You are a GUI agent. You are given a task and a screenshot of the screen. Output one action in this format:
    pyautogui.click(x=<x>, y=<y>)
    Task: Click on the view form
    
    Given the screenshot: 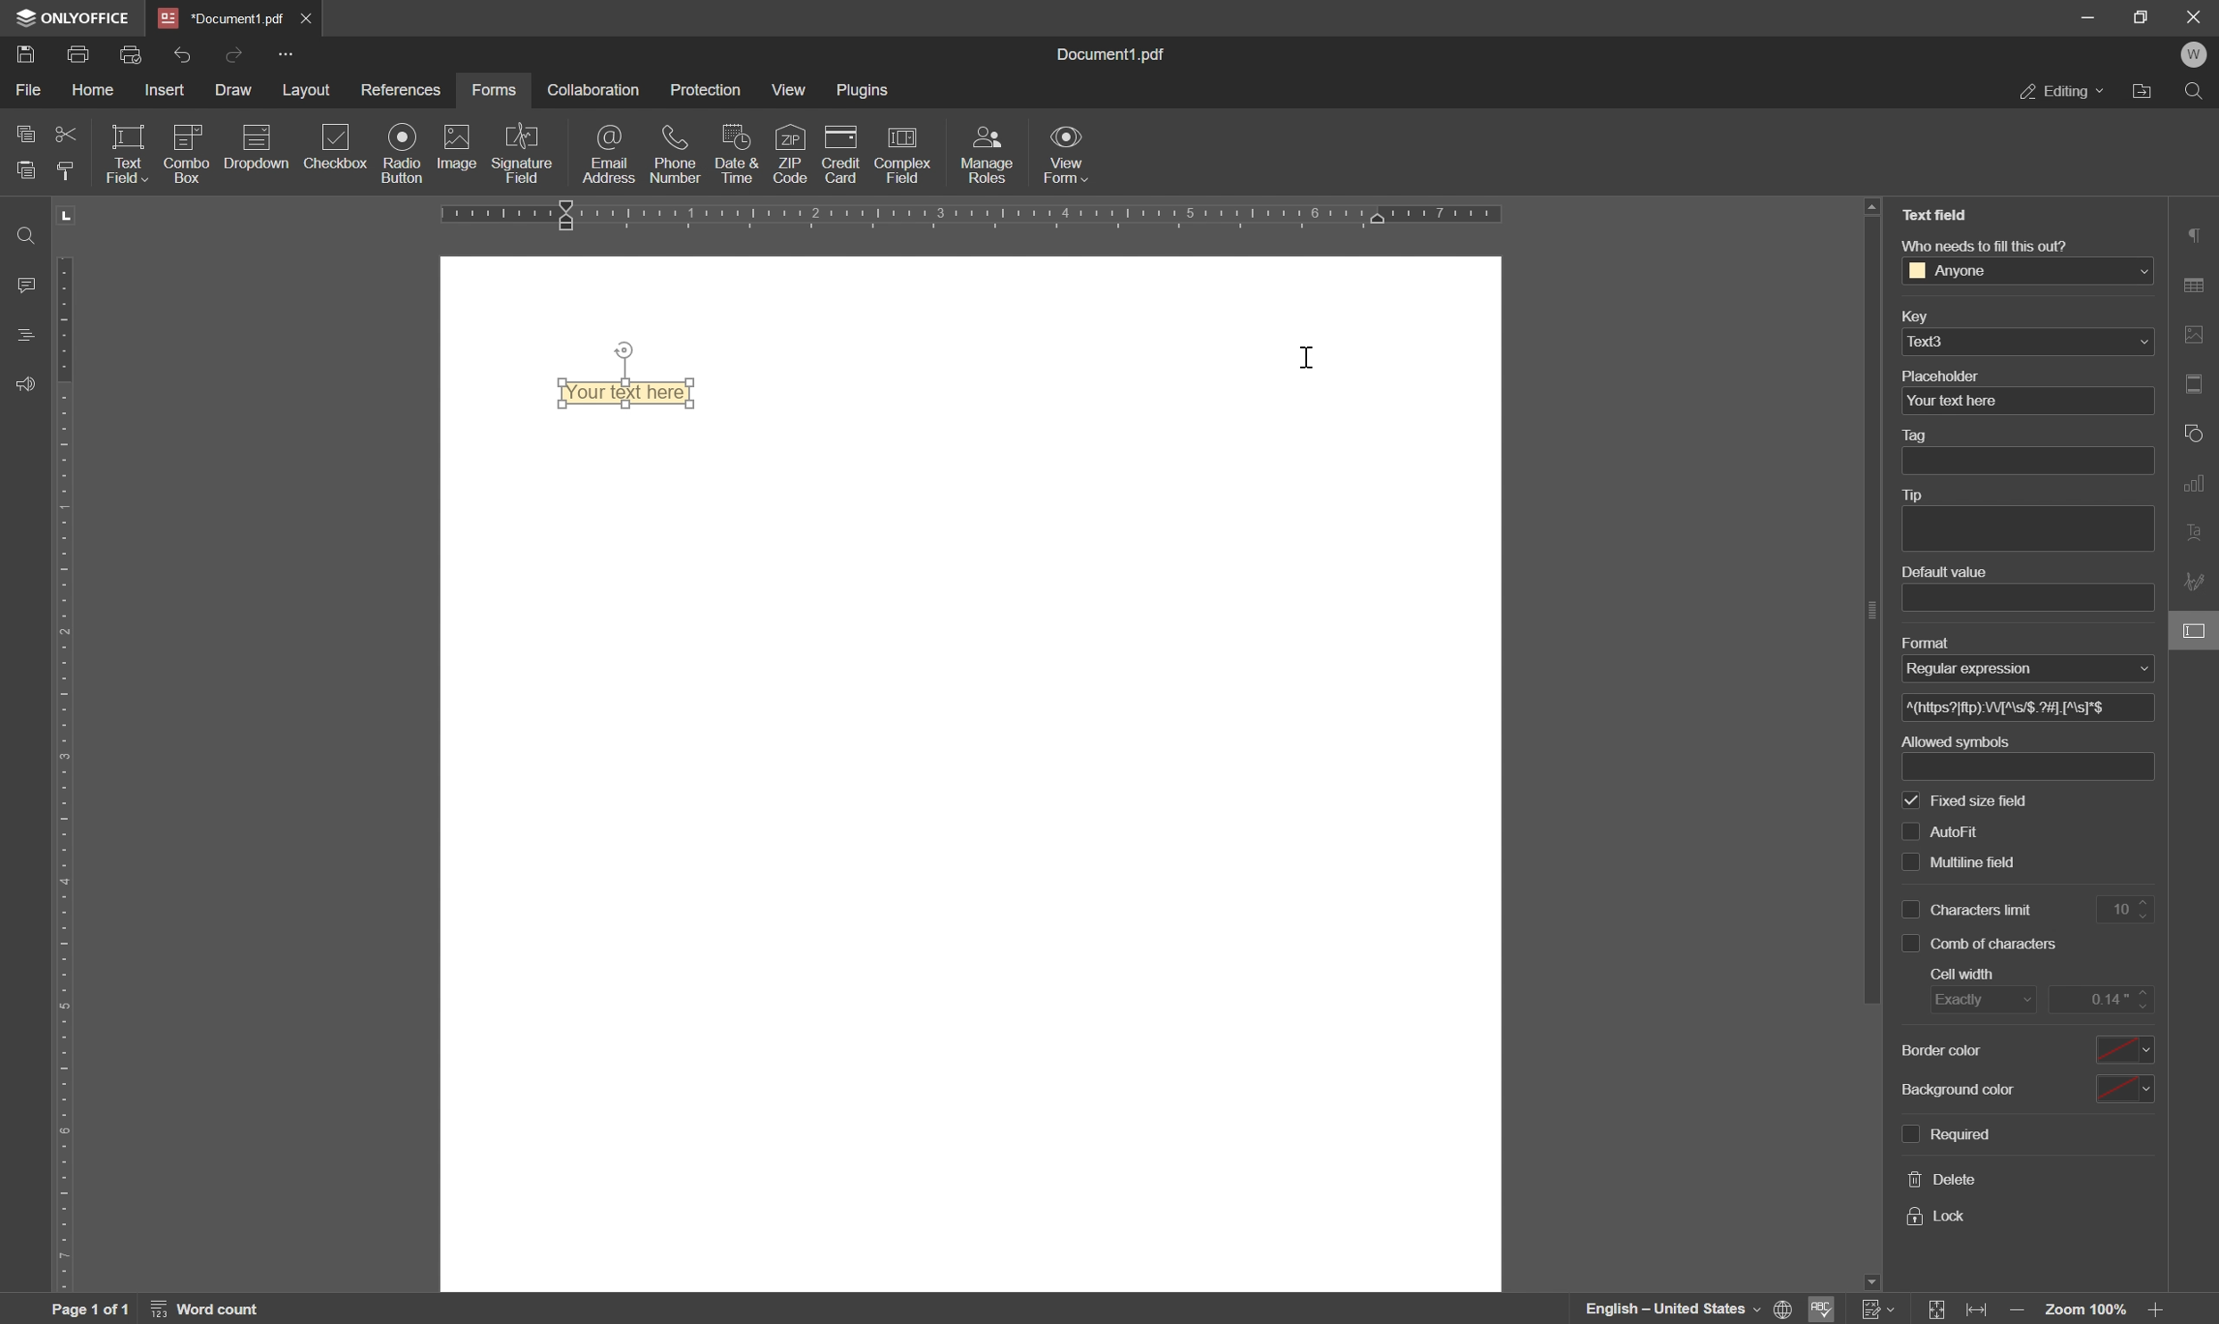 What is the action you would take?
    pyautogui.click(x=1069, y=158)
    